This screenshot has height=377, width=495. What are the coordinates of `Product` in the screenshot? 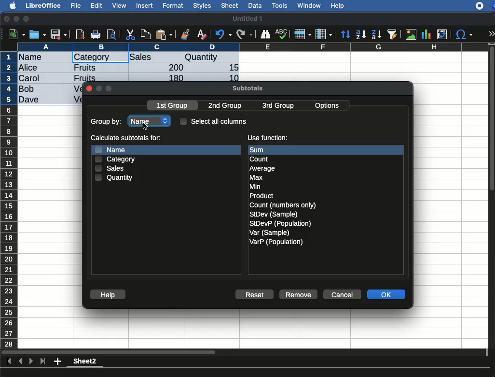 It's located at (261, 196).